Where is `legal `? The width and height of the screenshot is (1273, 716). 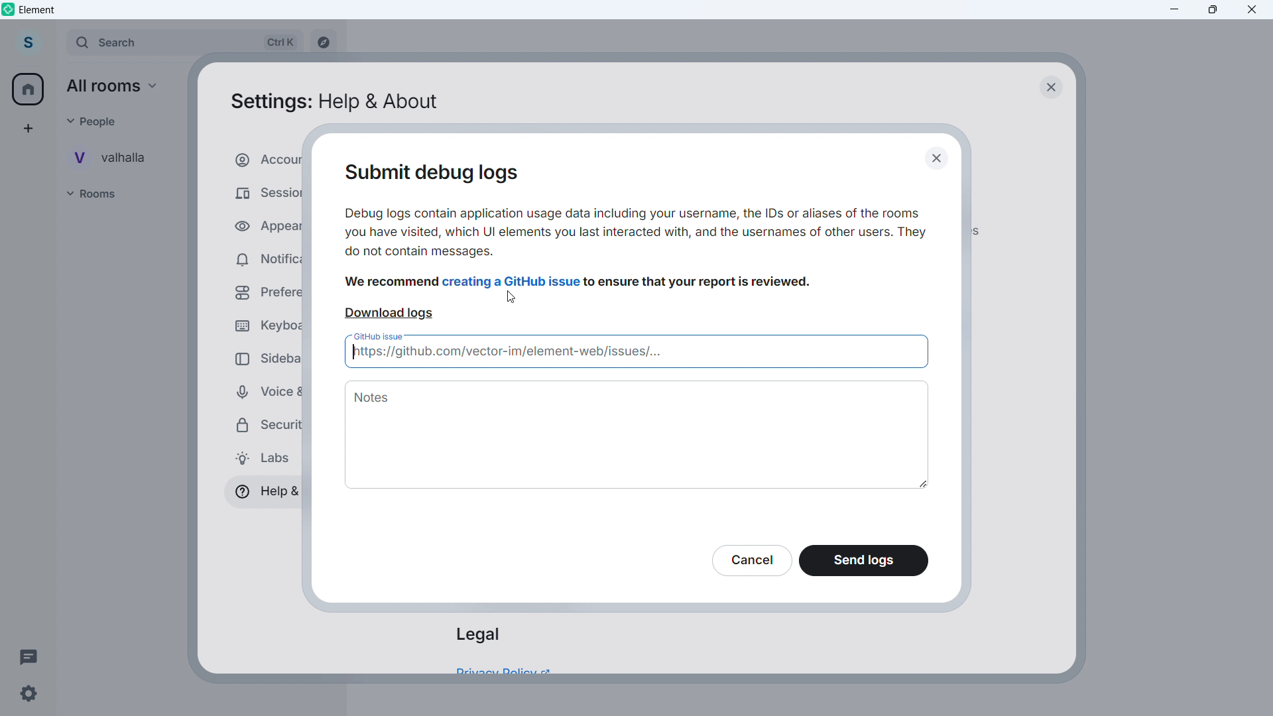
legal  is located at coordinates (477, 634).